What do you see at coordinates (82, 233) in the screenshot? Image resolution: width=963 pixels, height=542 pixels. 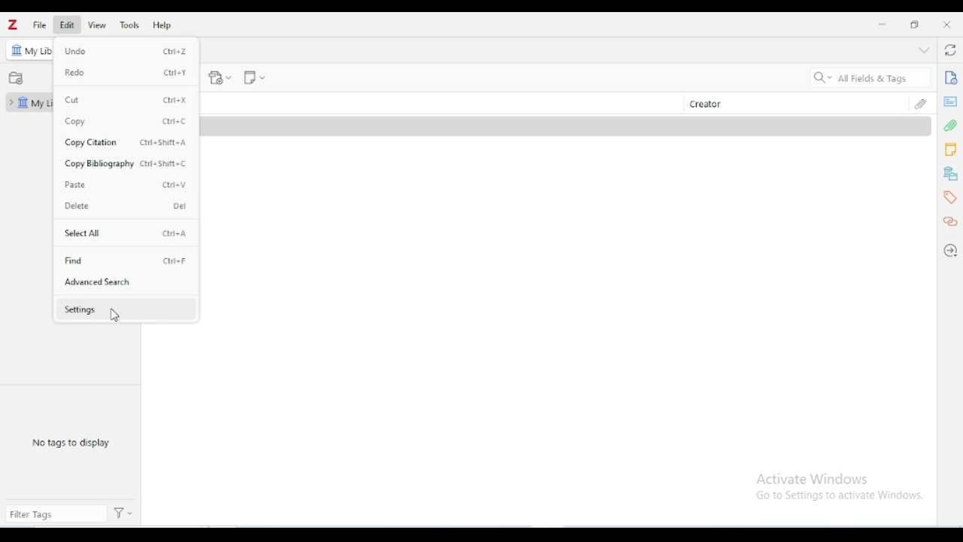 I see `select all` at bounding box center [82, 233].